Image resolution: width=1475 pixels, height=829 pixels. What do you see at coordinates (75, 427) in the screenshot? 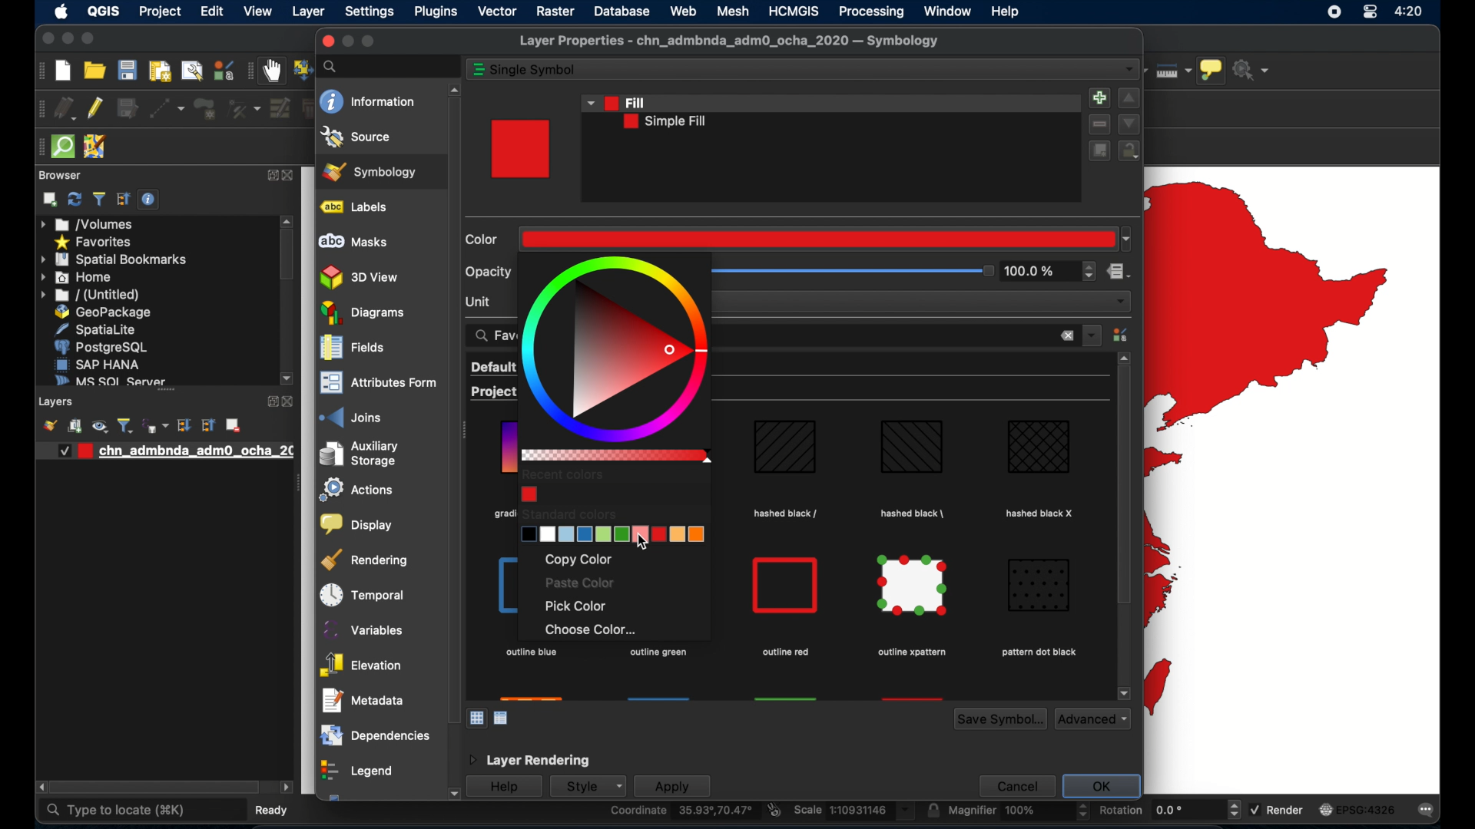
I see `add group` at bounding box center [75, 427].